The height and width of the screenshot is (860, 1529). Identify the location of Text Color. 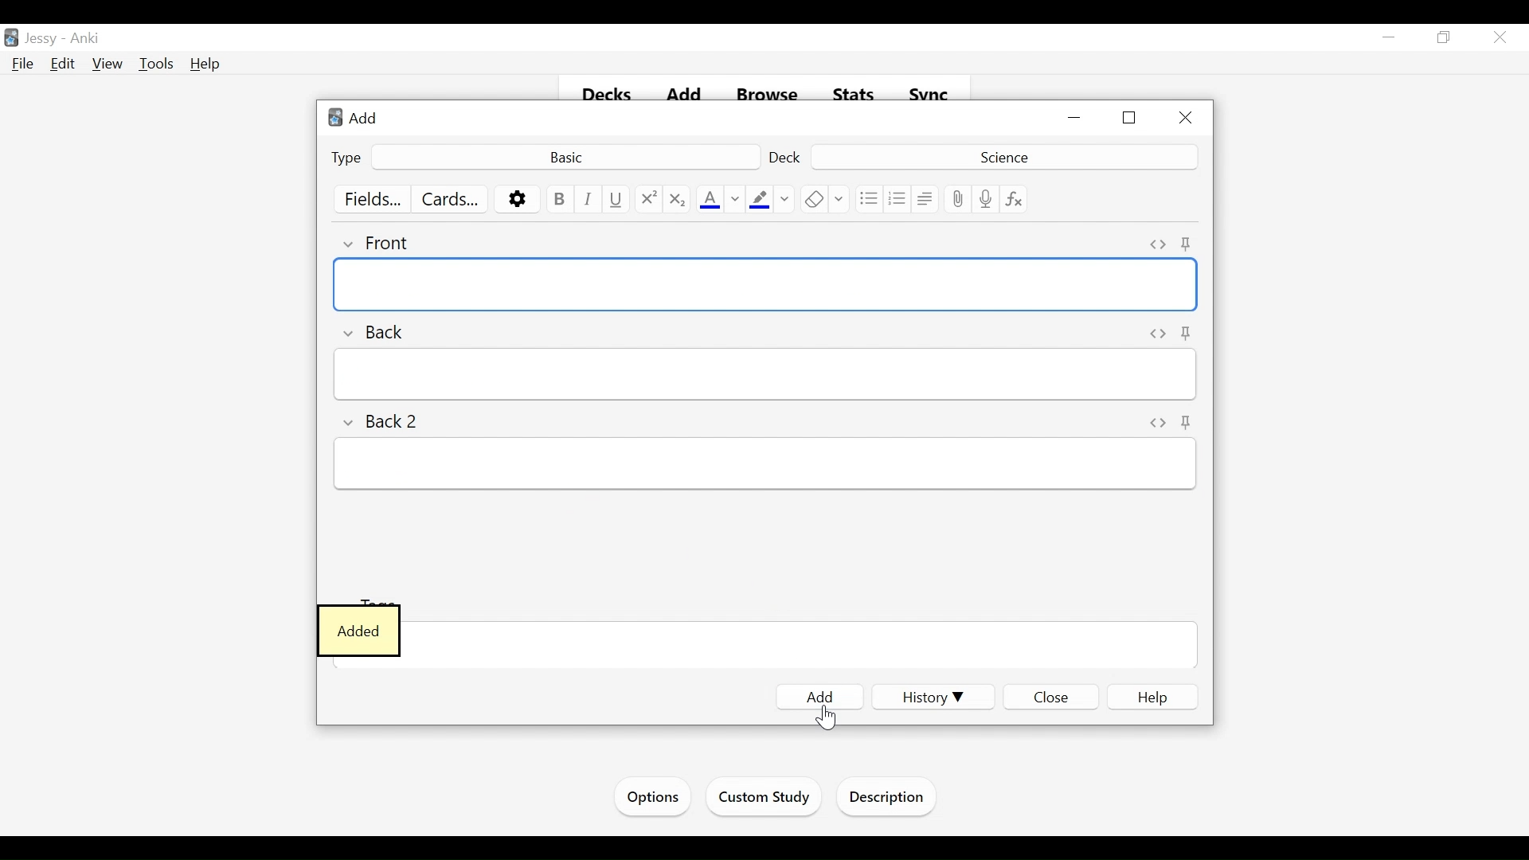
(710, 200).